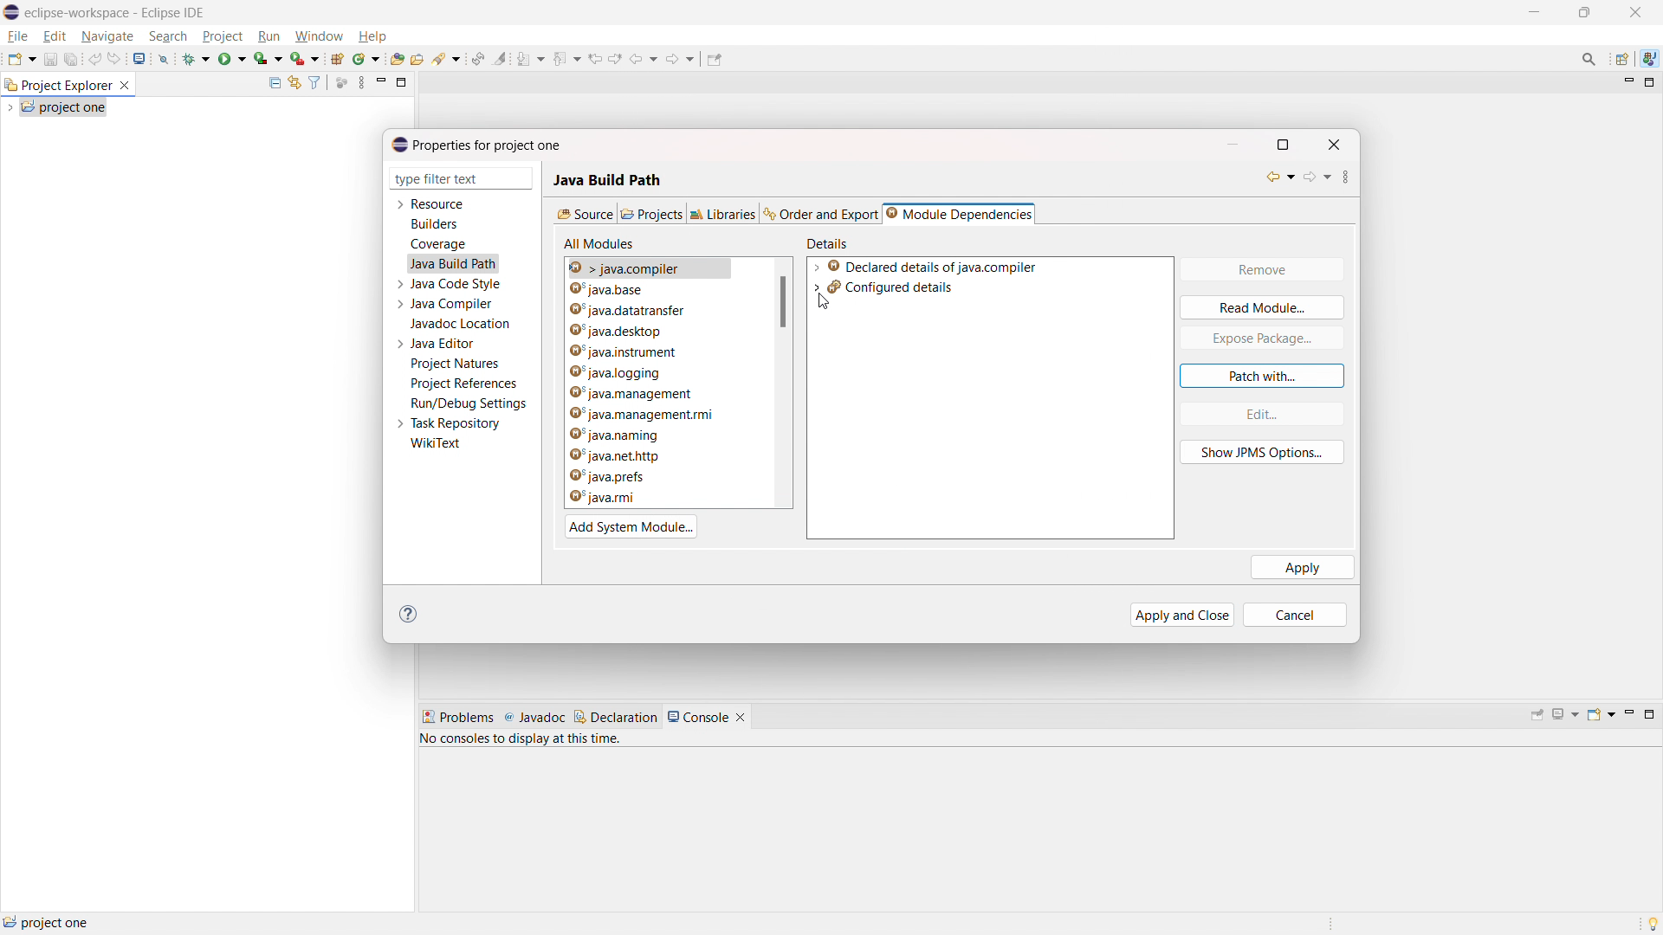  What do you see at coordinates (1318, 179) in the screenshot?
I see `forward` at bounding box center [1318, 179].